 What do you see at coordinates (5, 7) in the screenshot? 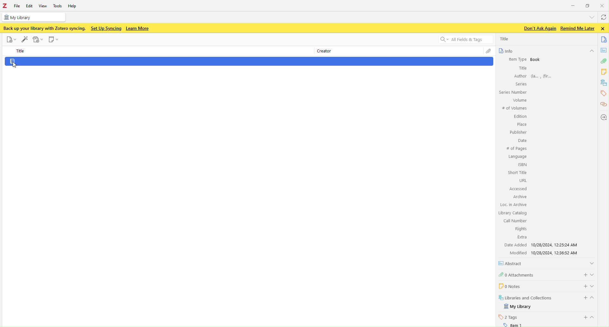
I see `z` at bounding box center [5, 7].